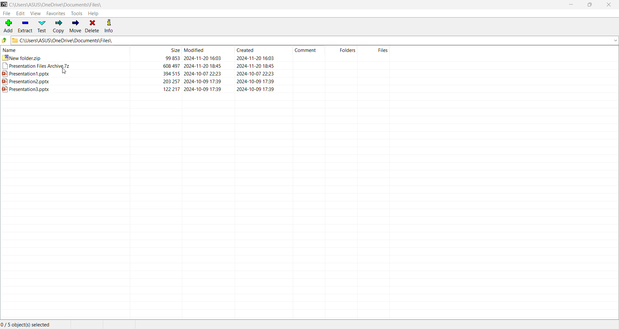 This screenshot has width=619, height=329. I want to click on Copy, so click(58, 26).